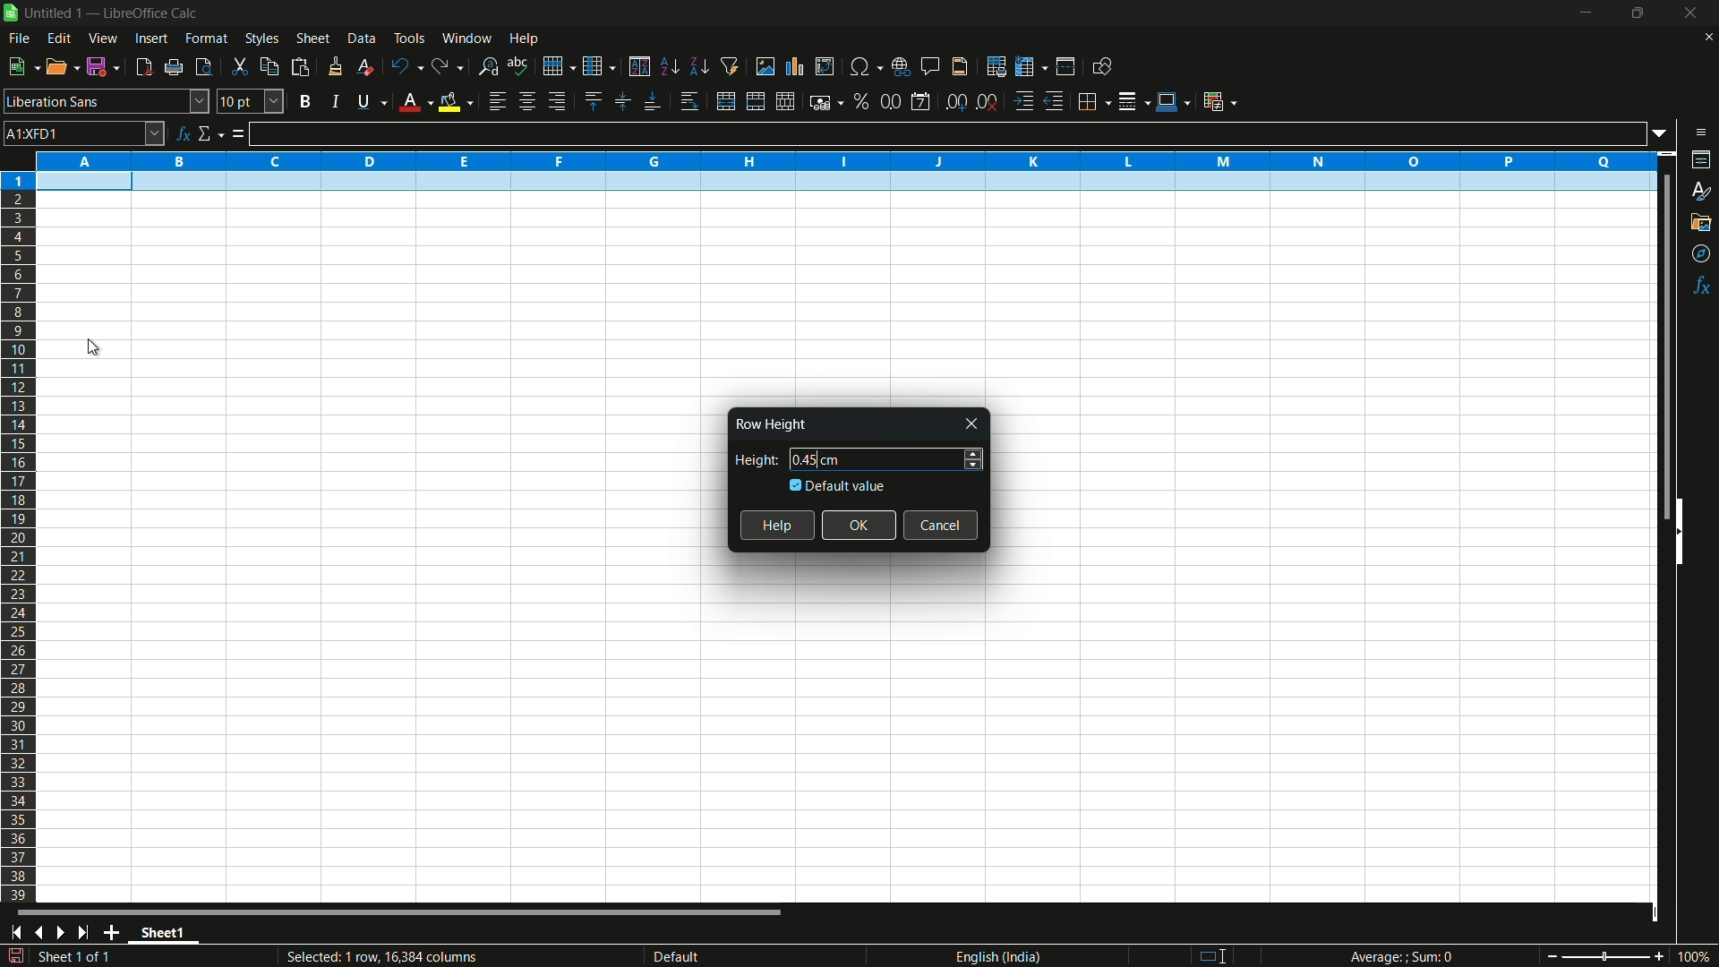 The image size is (1719, 967). Describe the element at coordinates (795, 65) in the screenshot. I see `insert chart` at that location.